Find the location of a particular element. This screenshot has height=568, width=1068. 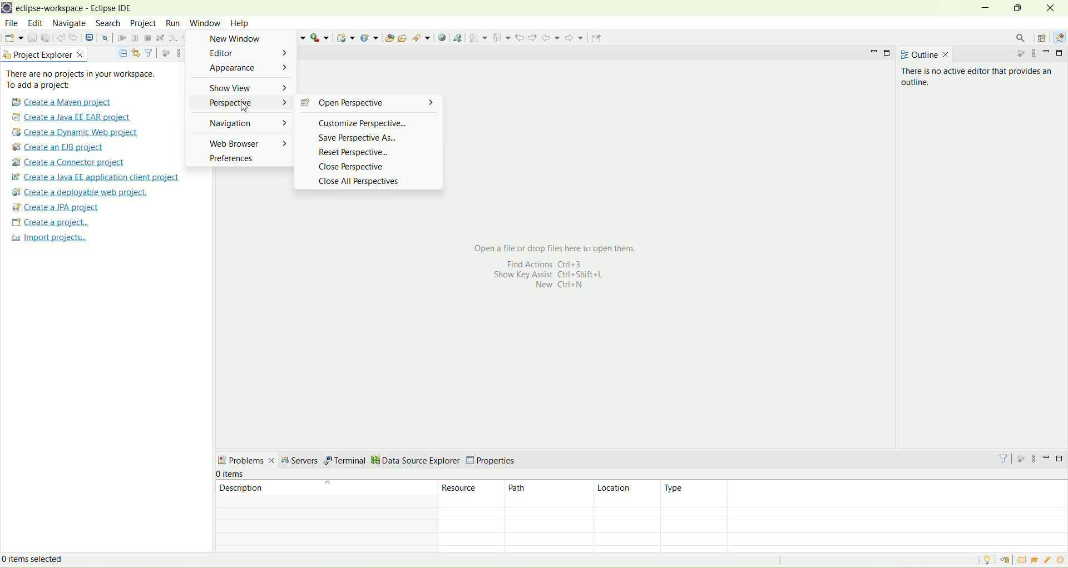

search is located at coordinates (1022, 38).